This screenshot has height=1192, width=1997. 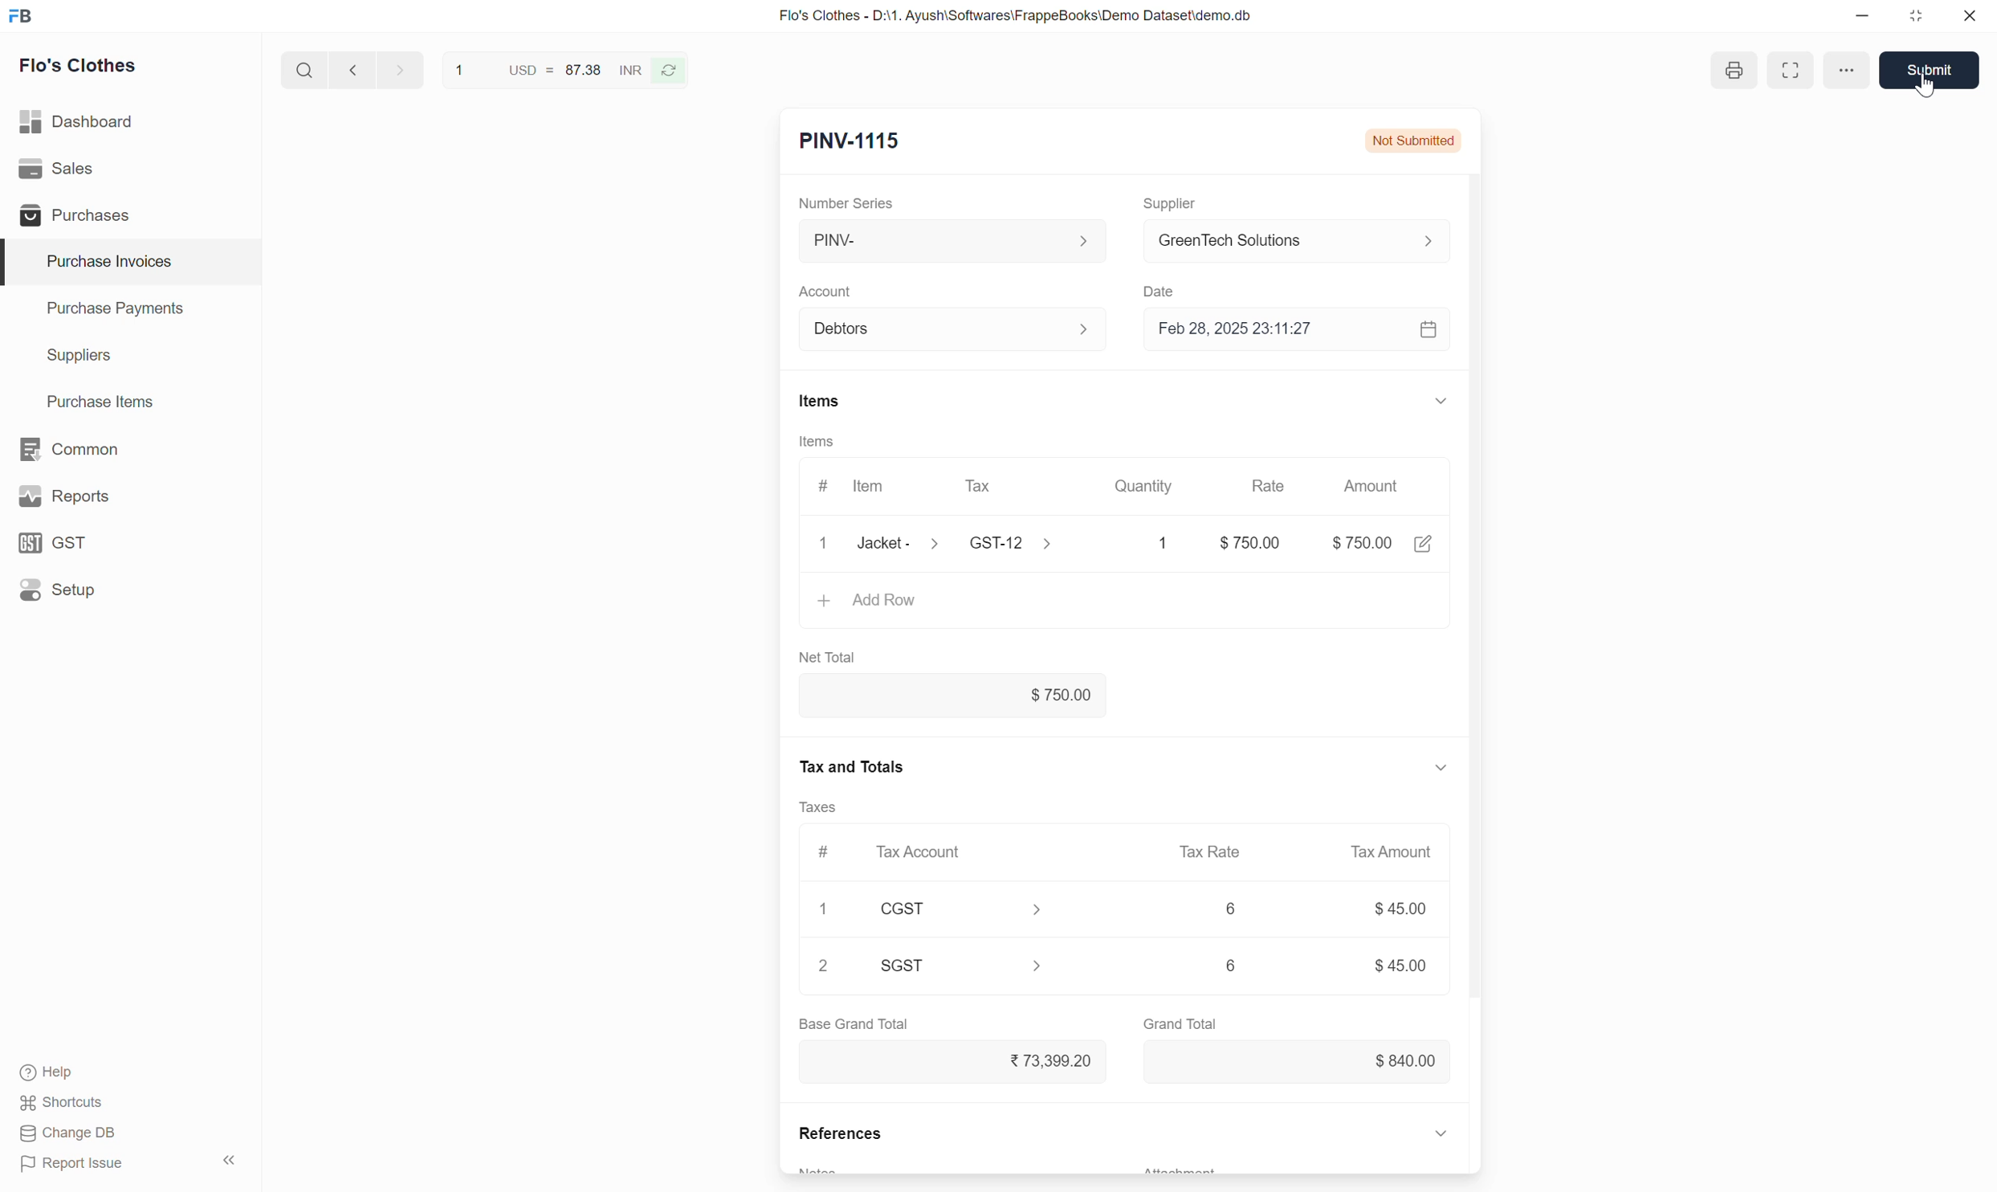 I want to click on Grand Total, so click(x=1180, y=1024).